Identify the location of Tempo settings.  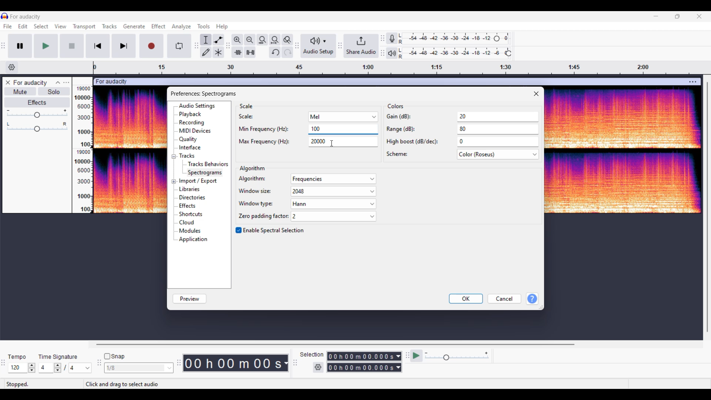
(22, 368).